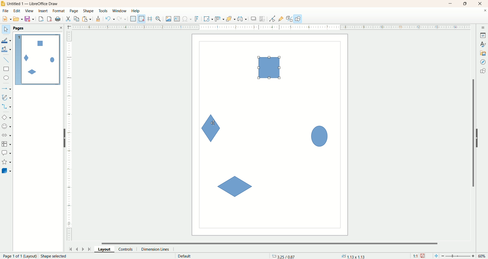 The height and width of the screenshot is (259, 488). What do you see at coordinates (231, 19) in the screenshot?
I see `arrange` at bounding box center [231, 19].